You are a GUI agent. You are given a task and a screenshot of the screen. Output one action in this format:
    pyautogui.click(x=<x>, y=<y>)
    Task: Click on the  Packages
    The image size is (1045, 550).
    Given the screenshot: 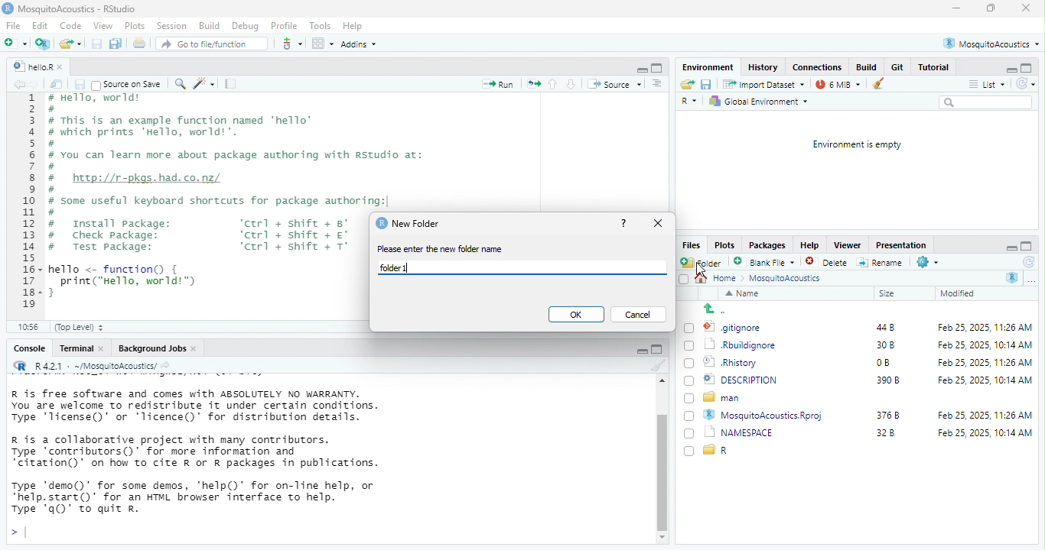 What is the action you would take?
    pyautogui.click(x=768, y=244)
    